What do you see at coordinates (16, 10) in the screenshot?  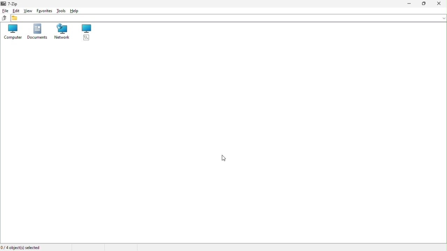 I see `edit` at bounding box center [16, 10].